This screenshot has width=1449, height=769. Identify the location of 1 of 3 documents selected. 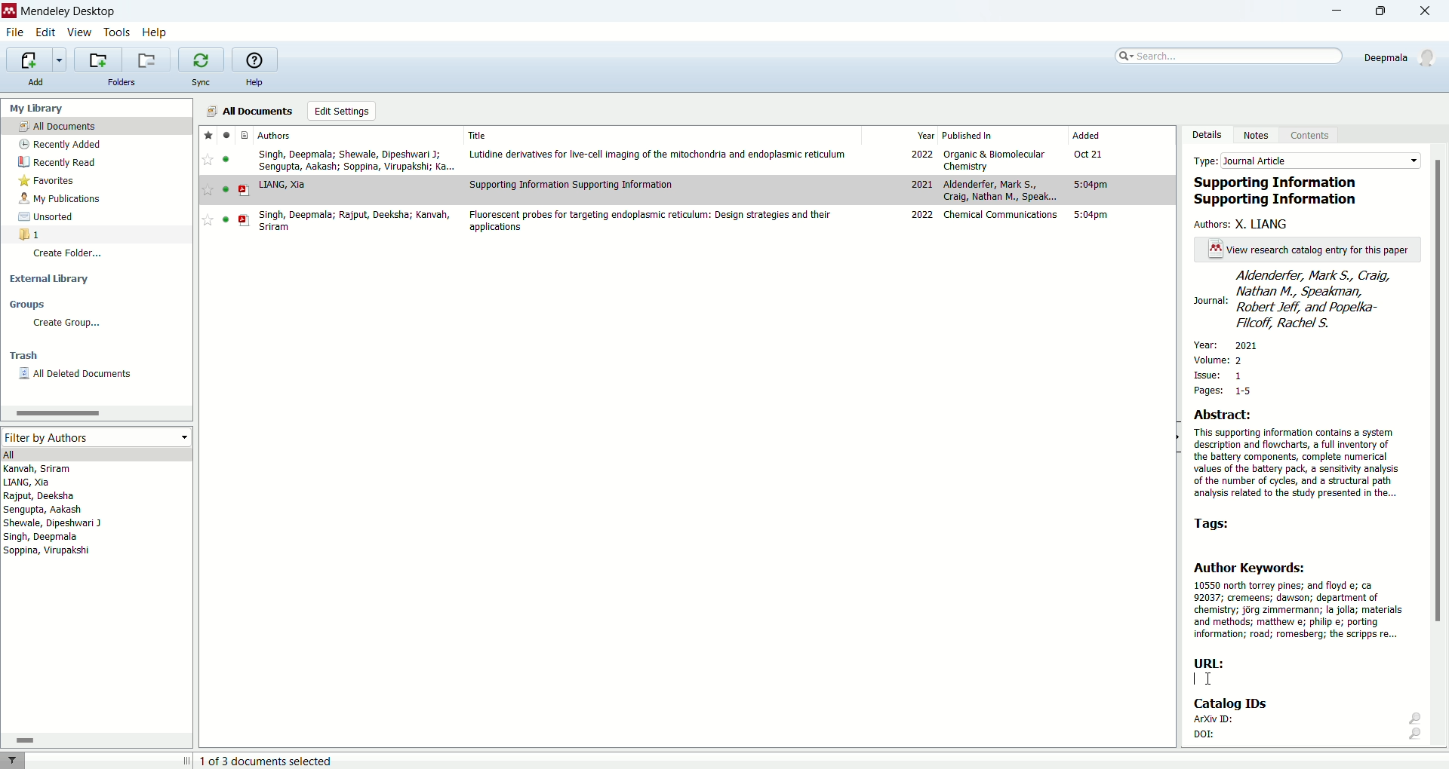
(266, 760).